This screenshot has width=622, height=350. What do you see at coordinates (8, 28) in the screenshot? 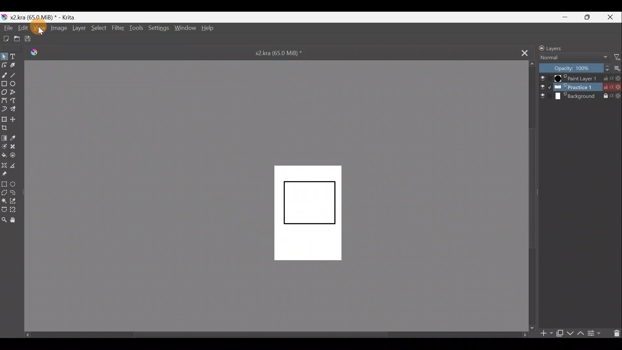
I see `File` at bounding box center [8, 28].